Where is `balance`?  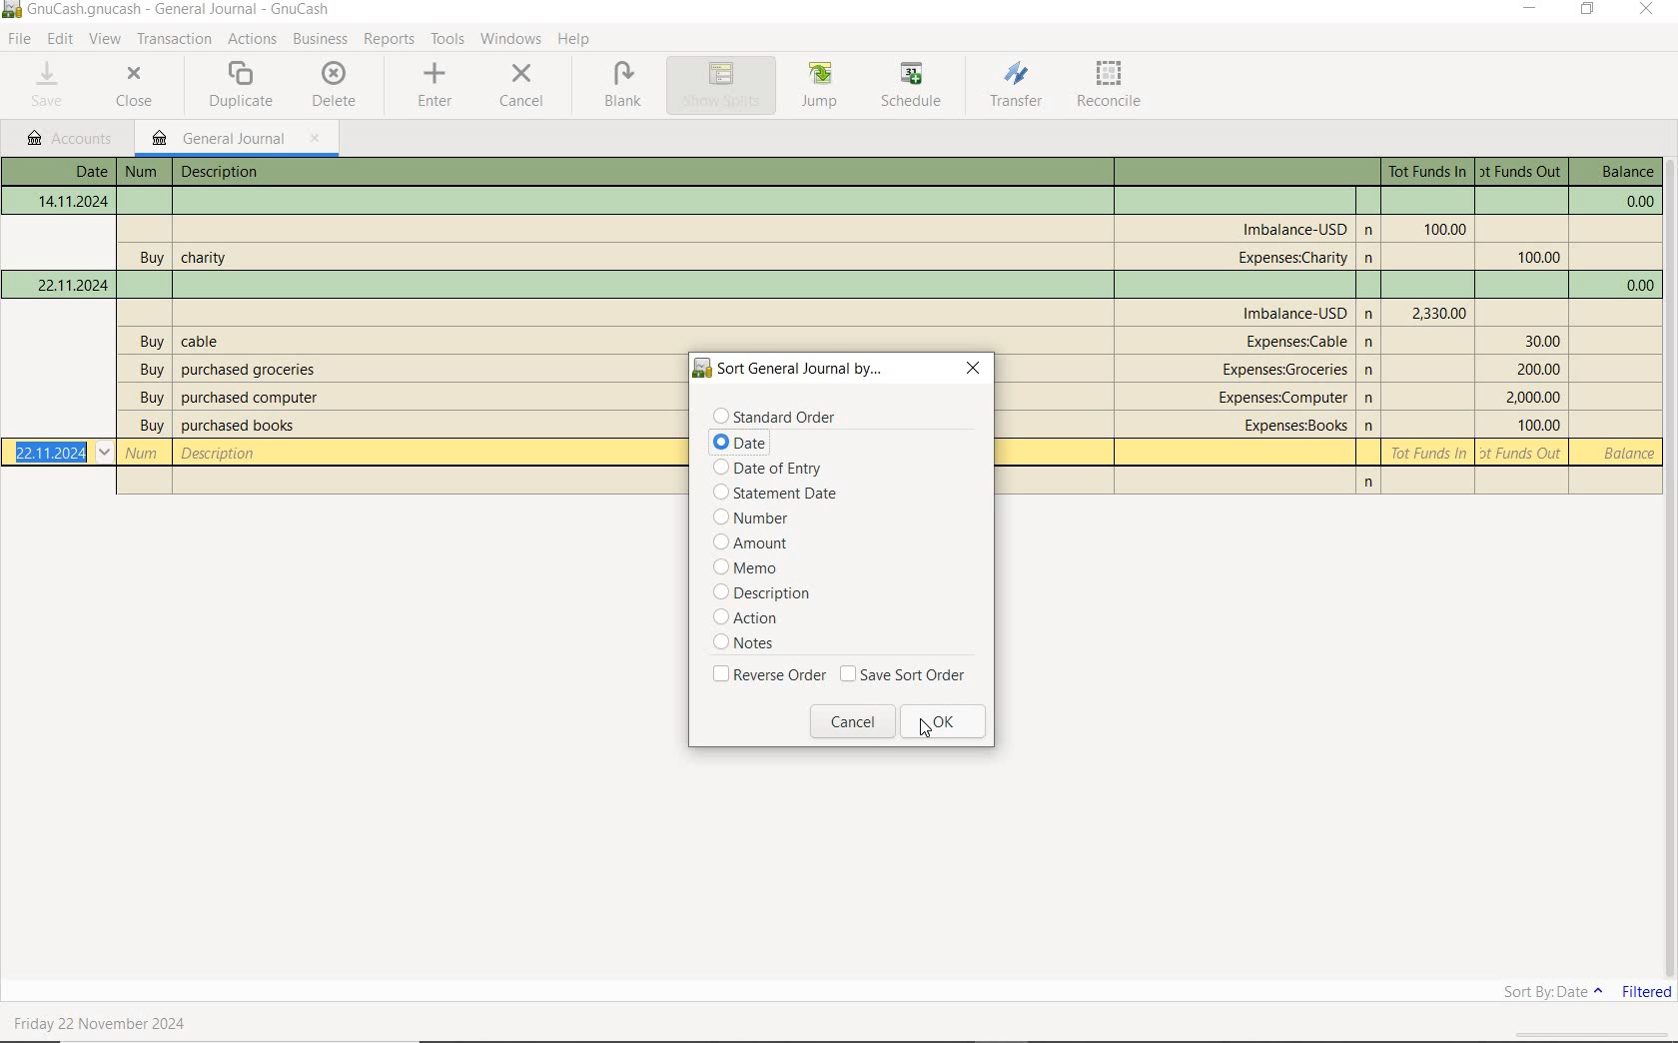 balance is located at coordinates (1635, 286).